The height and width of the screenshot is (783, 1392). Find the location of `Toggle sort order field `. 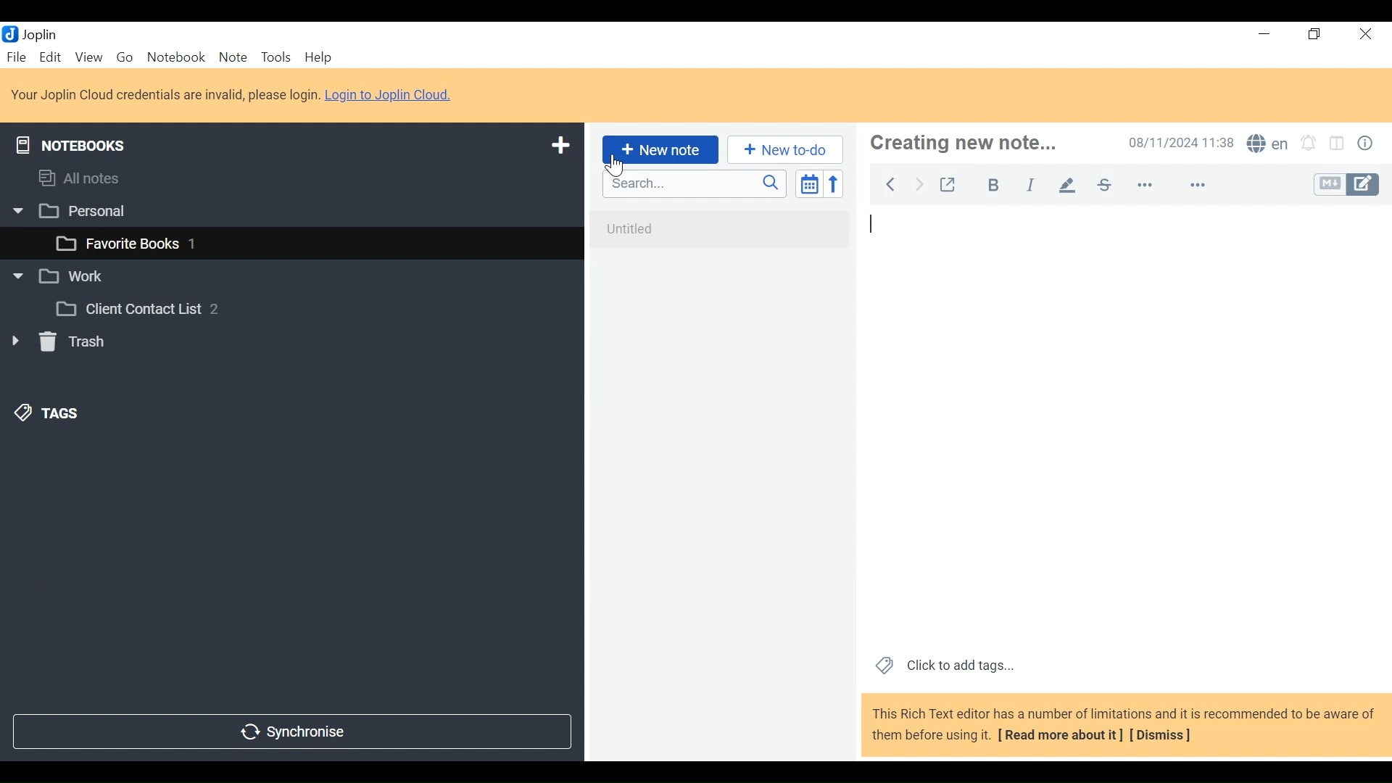

Toggle sort order field  is located at coordinates (811, 185).